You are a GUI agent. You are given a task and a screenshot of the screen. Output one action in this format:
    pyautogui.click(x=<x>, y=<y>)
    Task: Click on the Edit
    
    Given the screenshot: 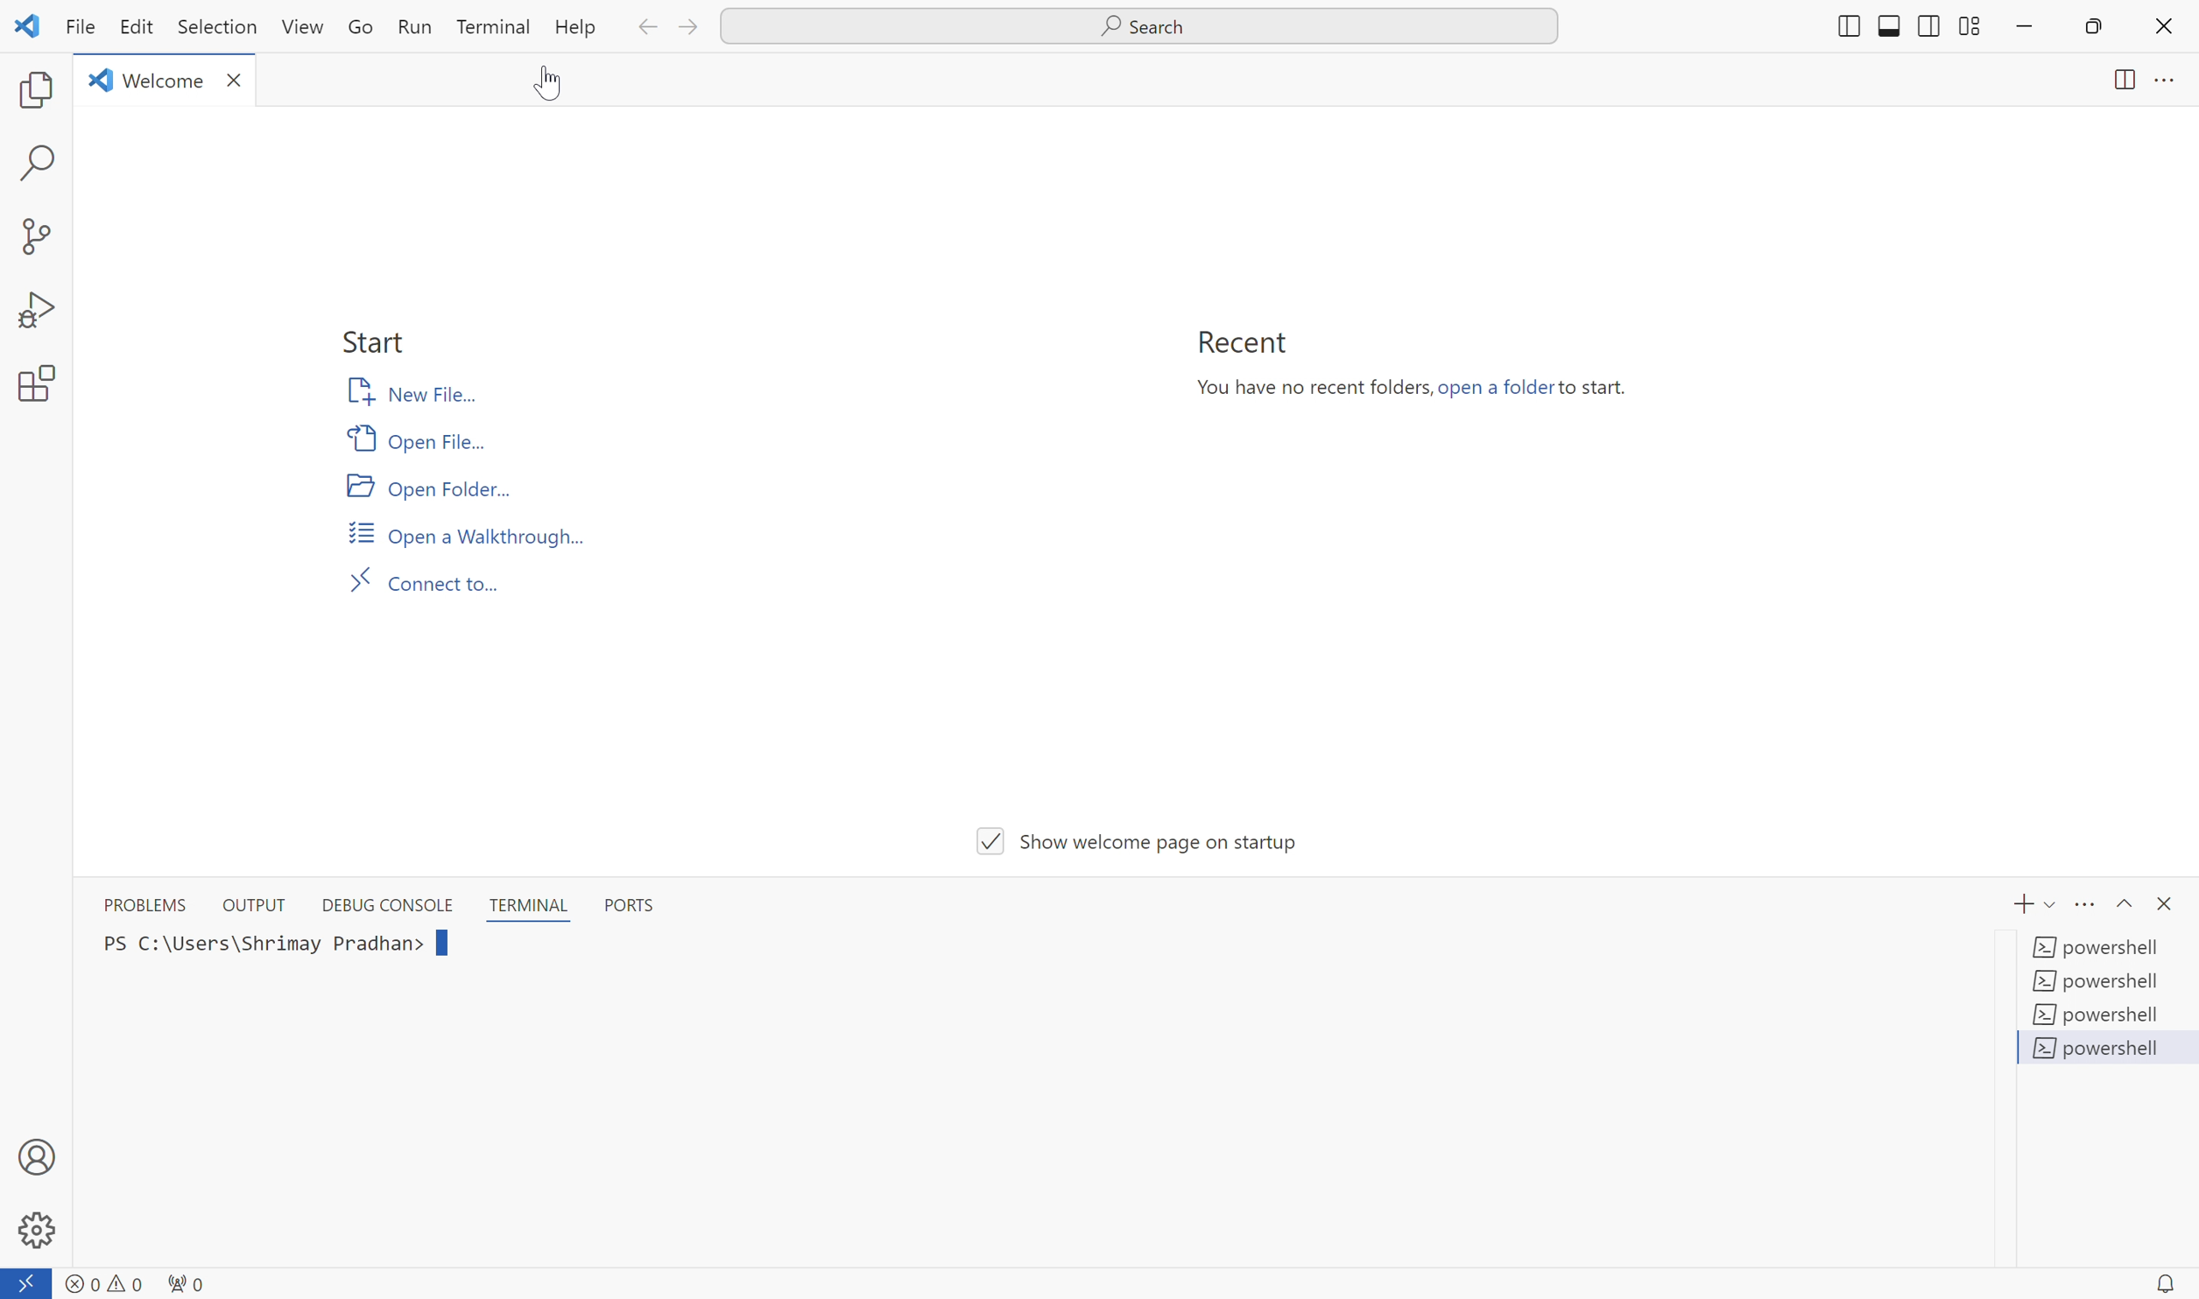 What is the action you would take?
    pyautogui.click(x=135, y=27)
    